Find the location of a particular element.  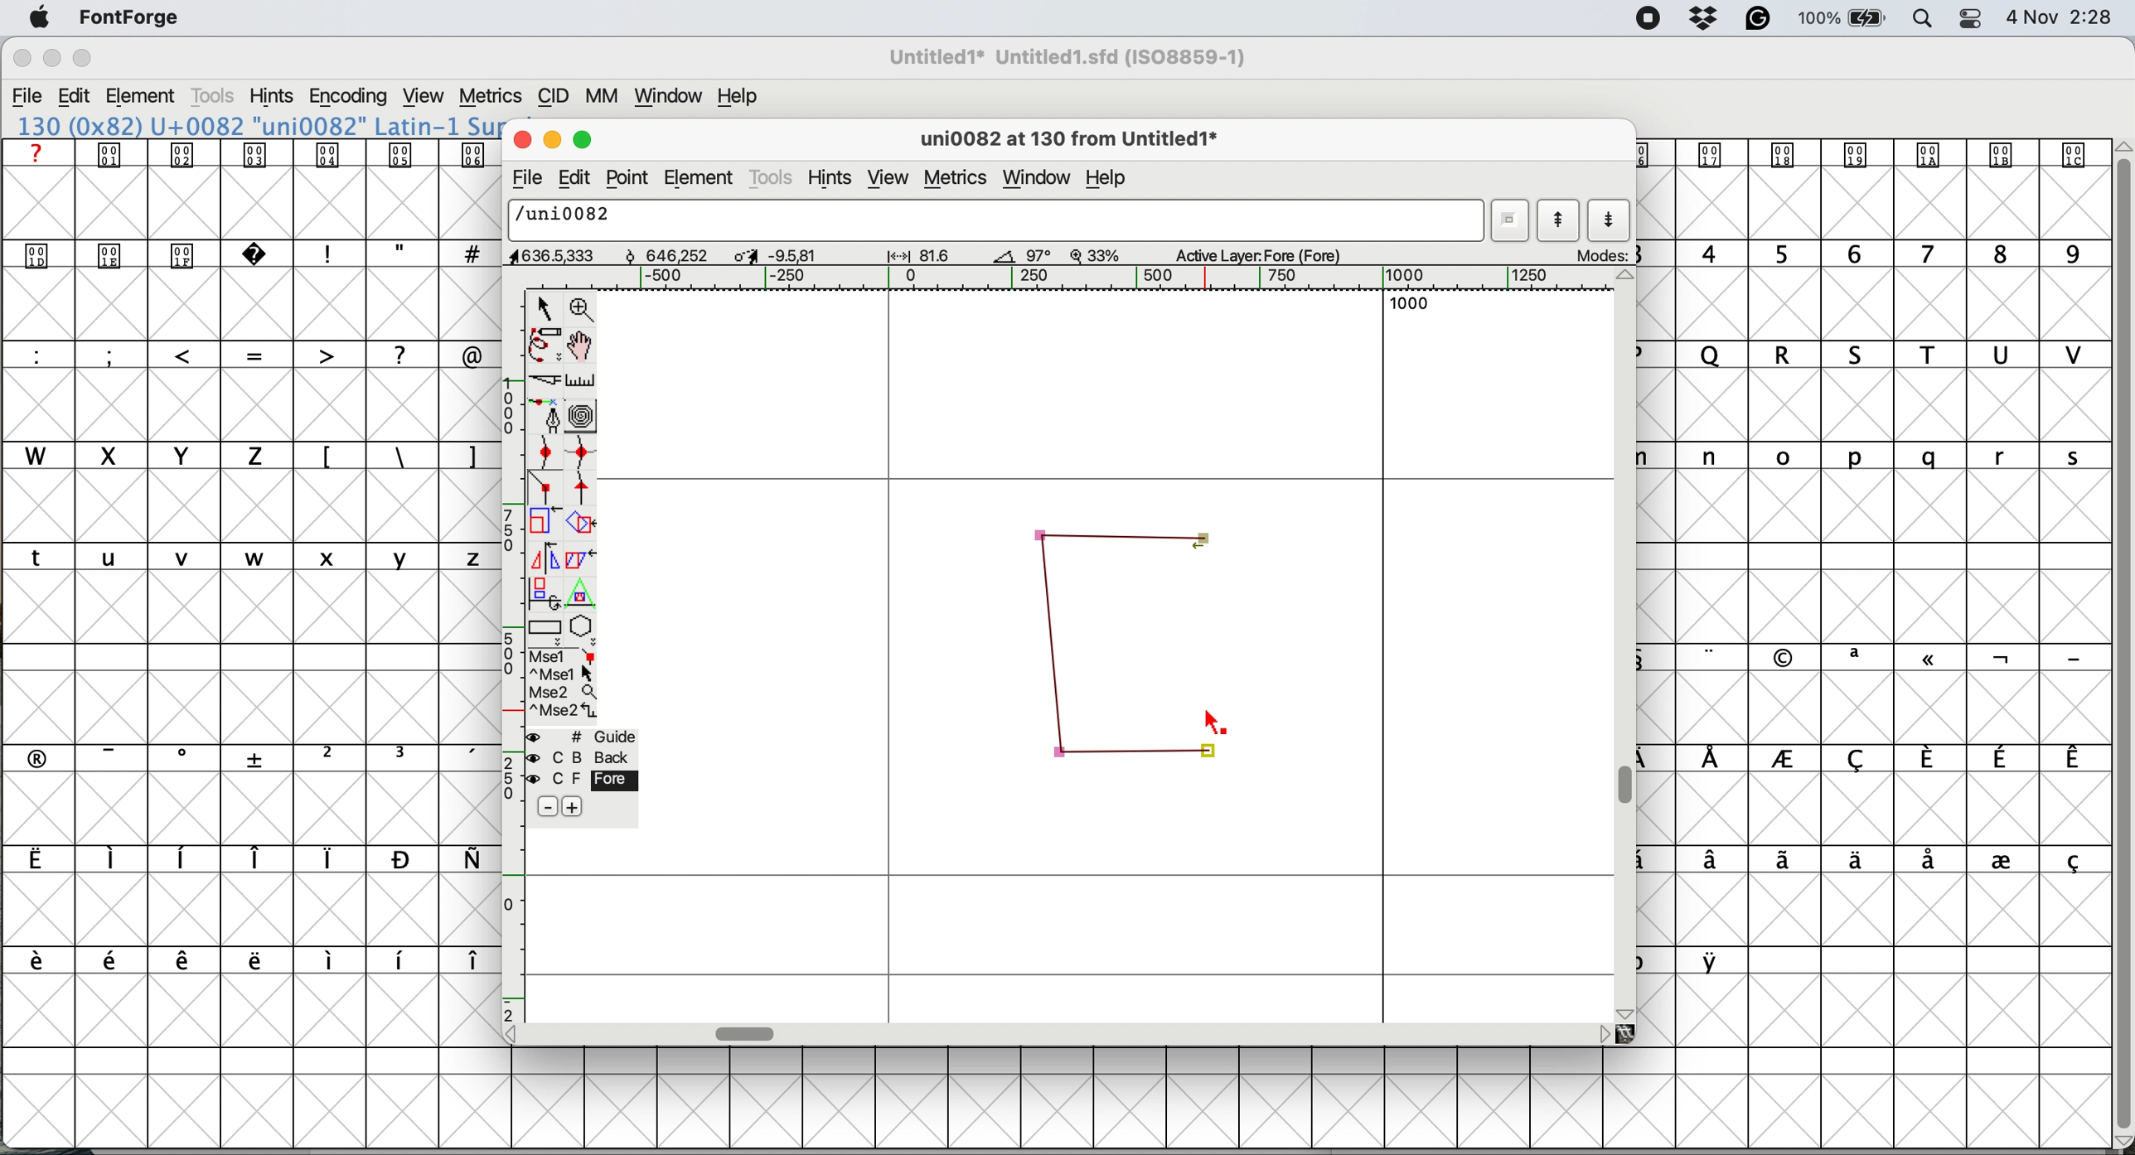

zoom factor is located at coordinates (1096, 255).